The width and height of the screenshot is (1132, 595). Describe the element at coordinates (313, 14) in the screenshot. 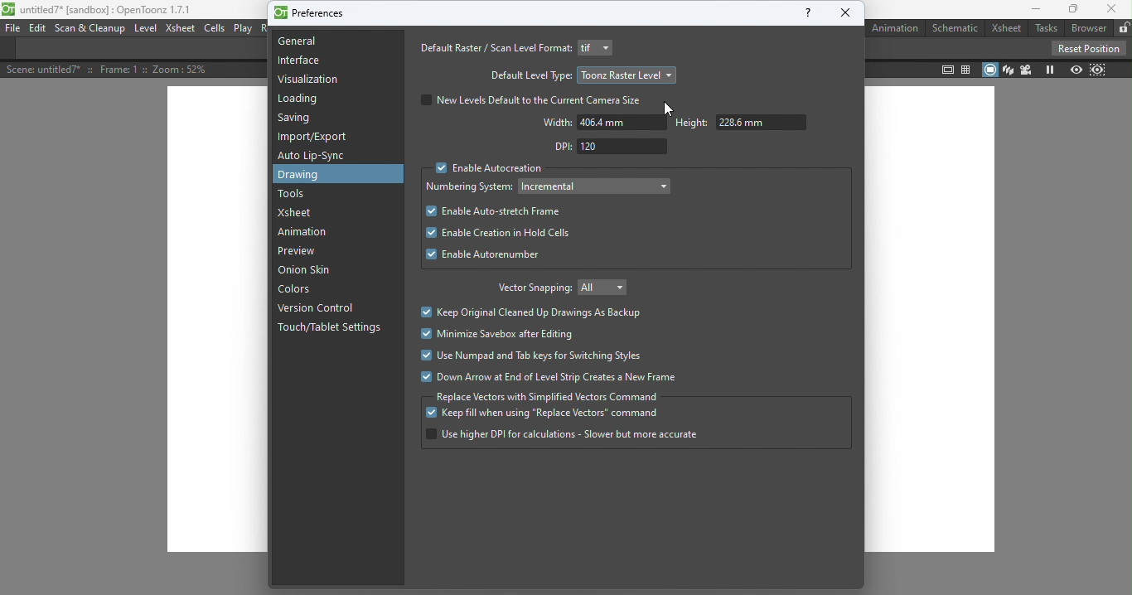

I see `Preferences` at that location.